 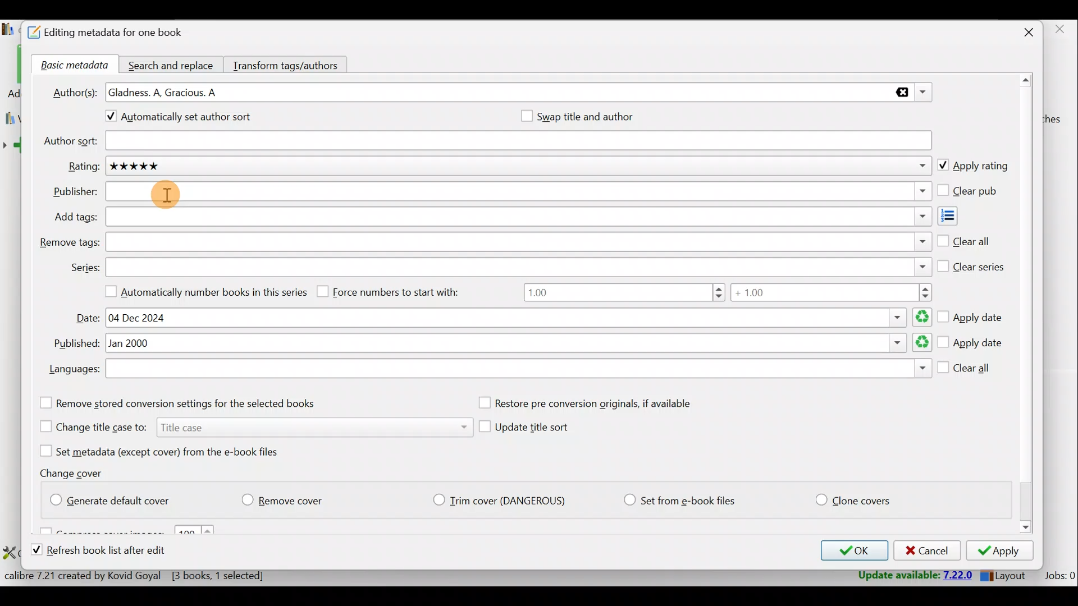 I want to click on Remove tags, so click(x=517, y=242).